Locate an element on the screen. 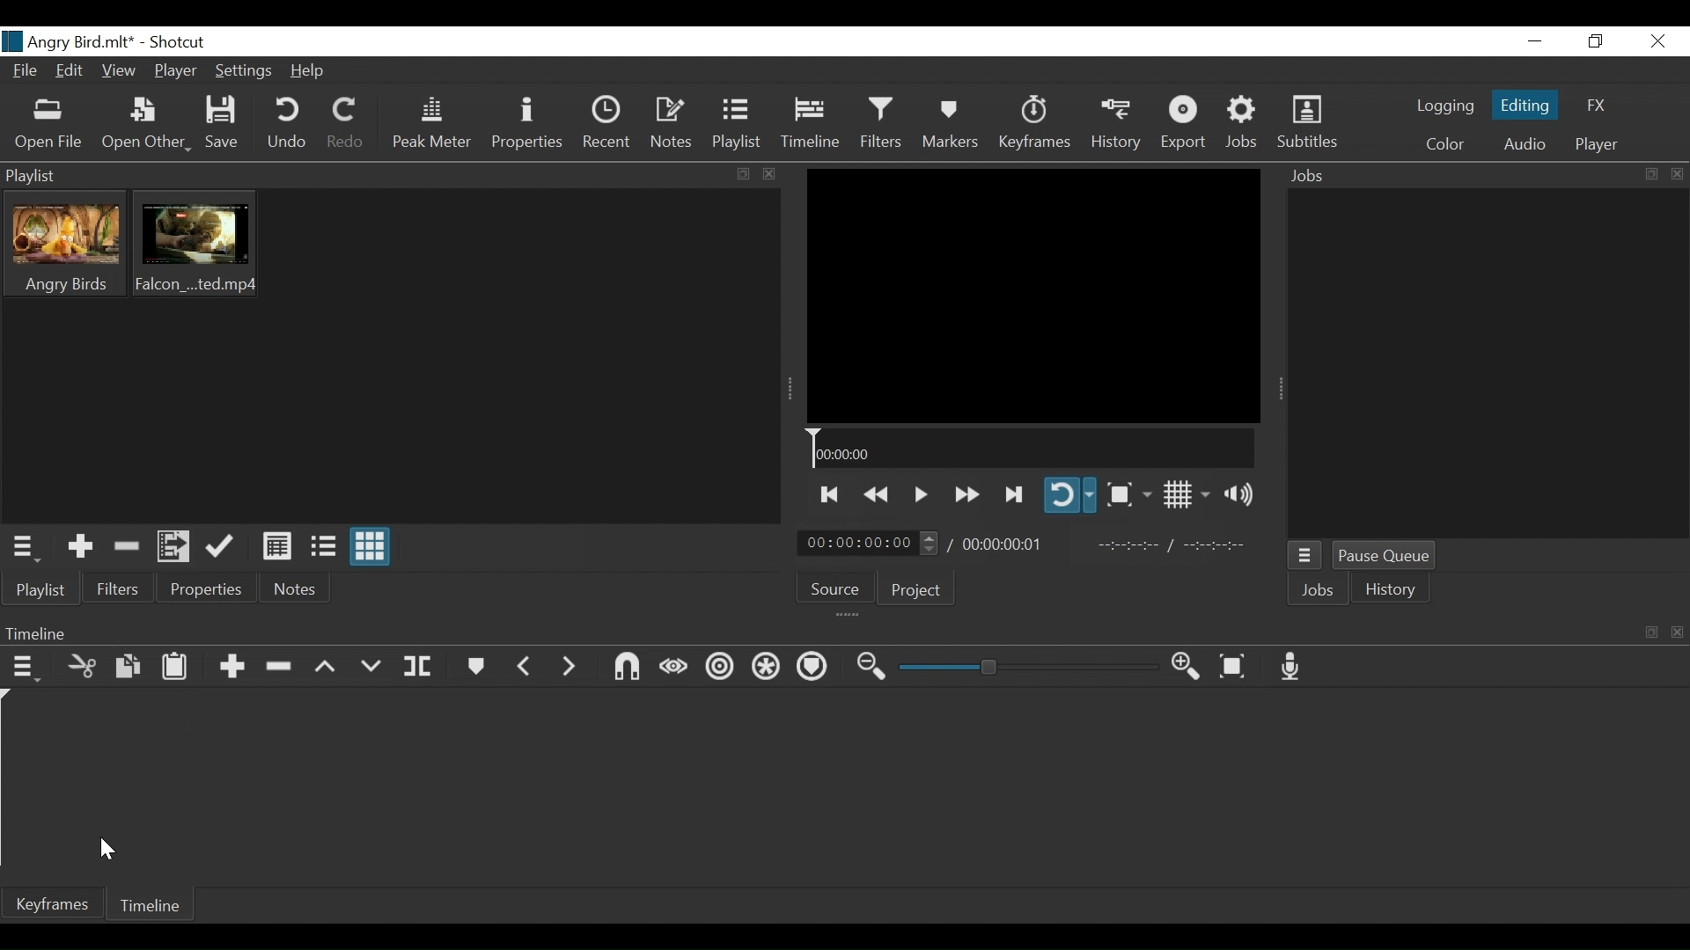 This screenshot has width=1690, height=950. Help is located at coordinates (309, 71).